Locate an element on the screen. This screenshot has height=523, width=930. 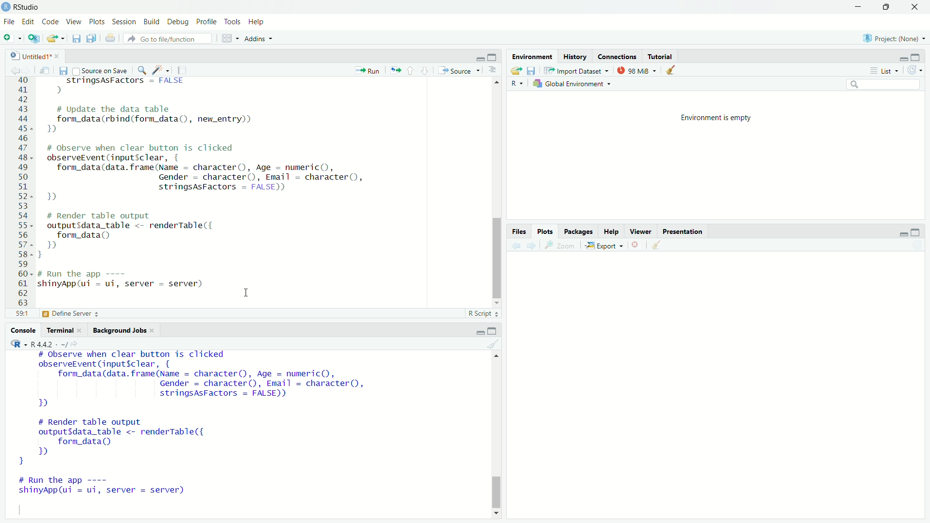
save current document is located at coordinates (62, 70).